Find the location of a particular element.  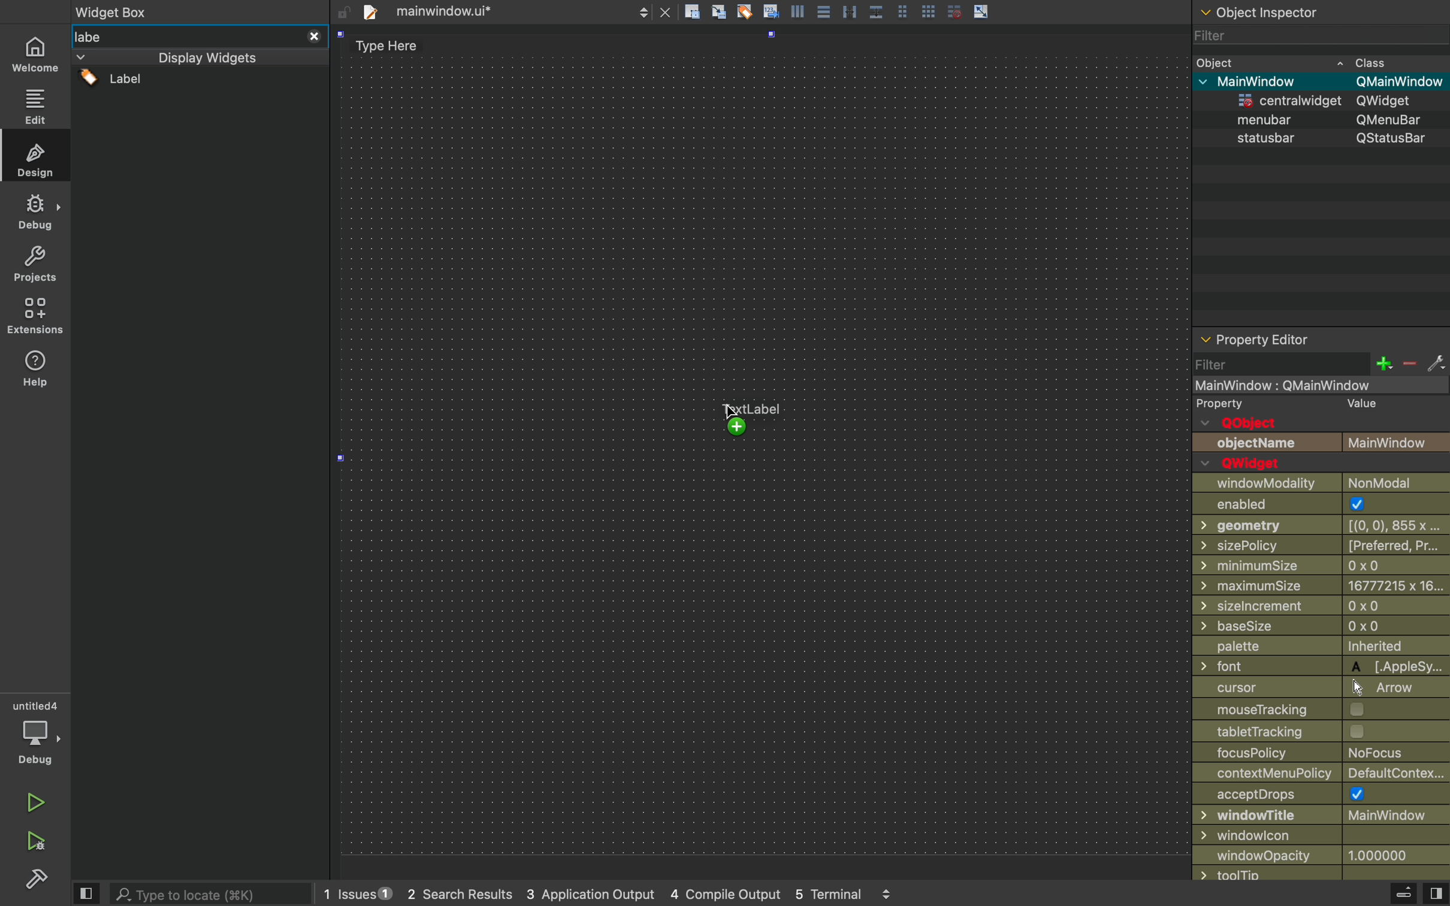

search  is located at coordinates (215, 893).